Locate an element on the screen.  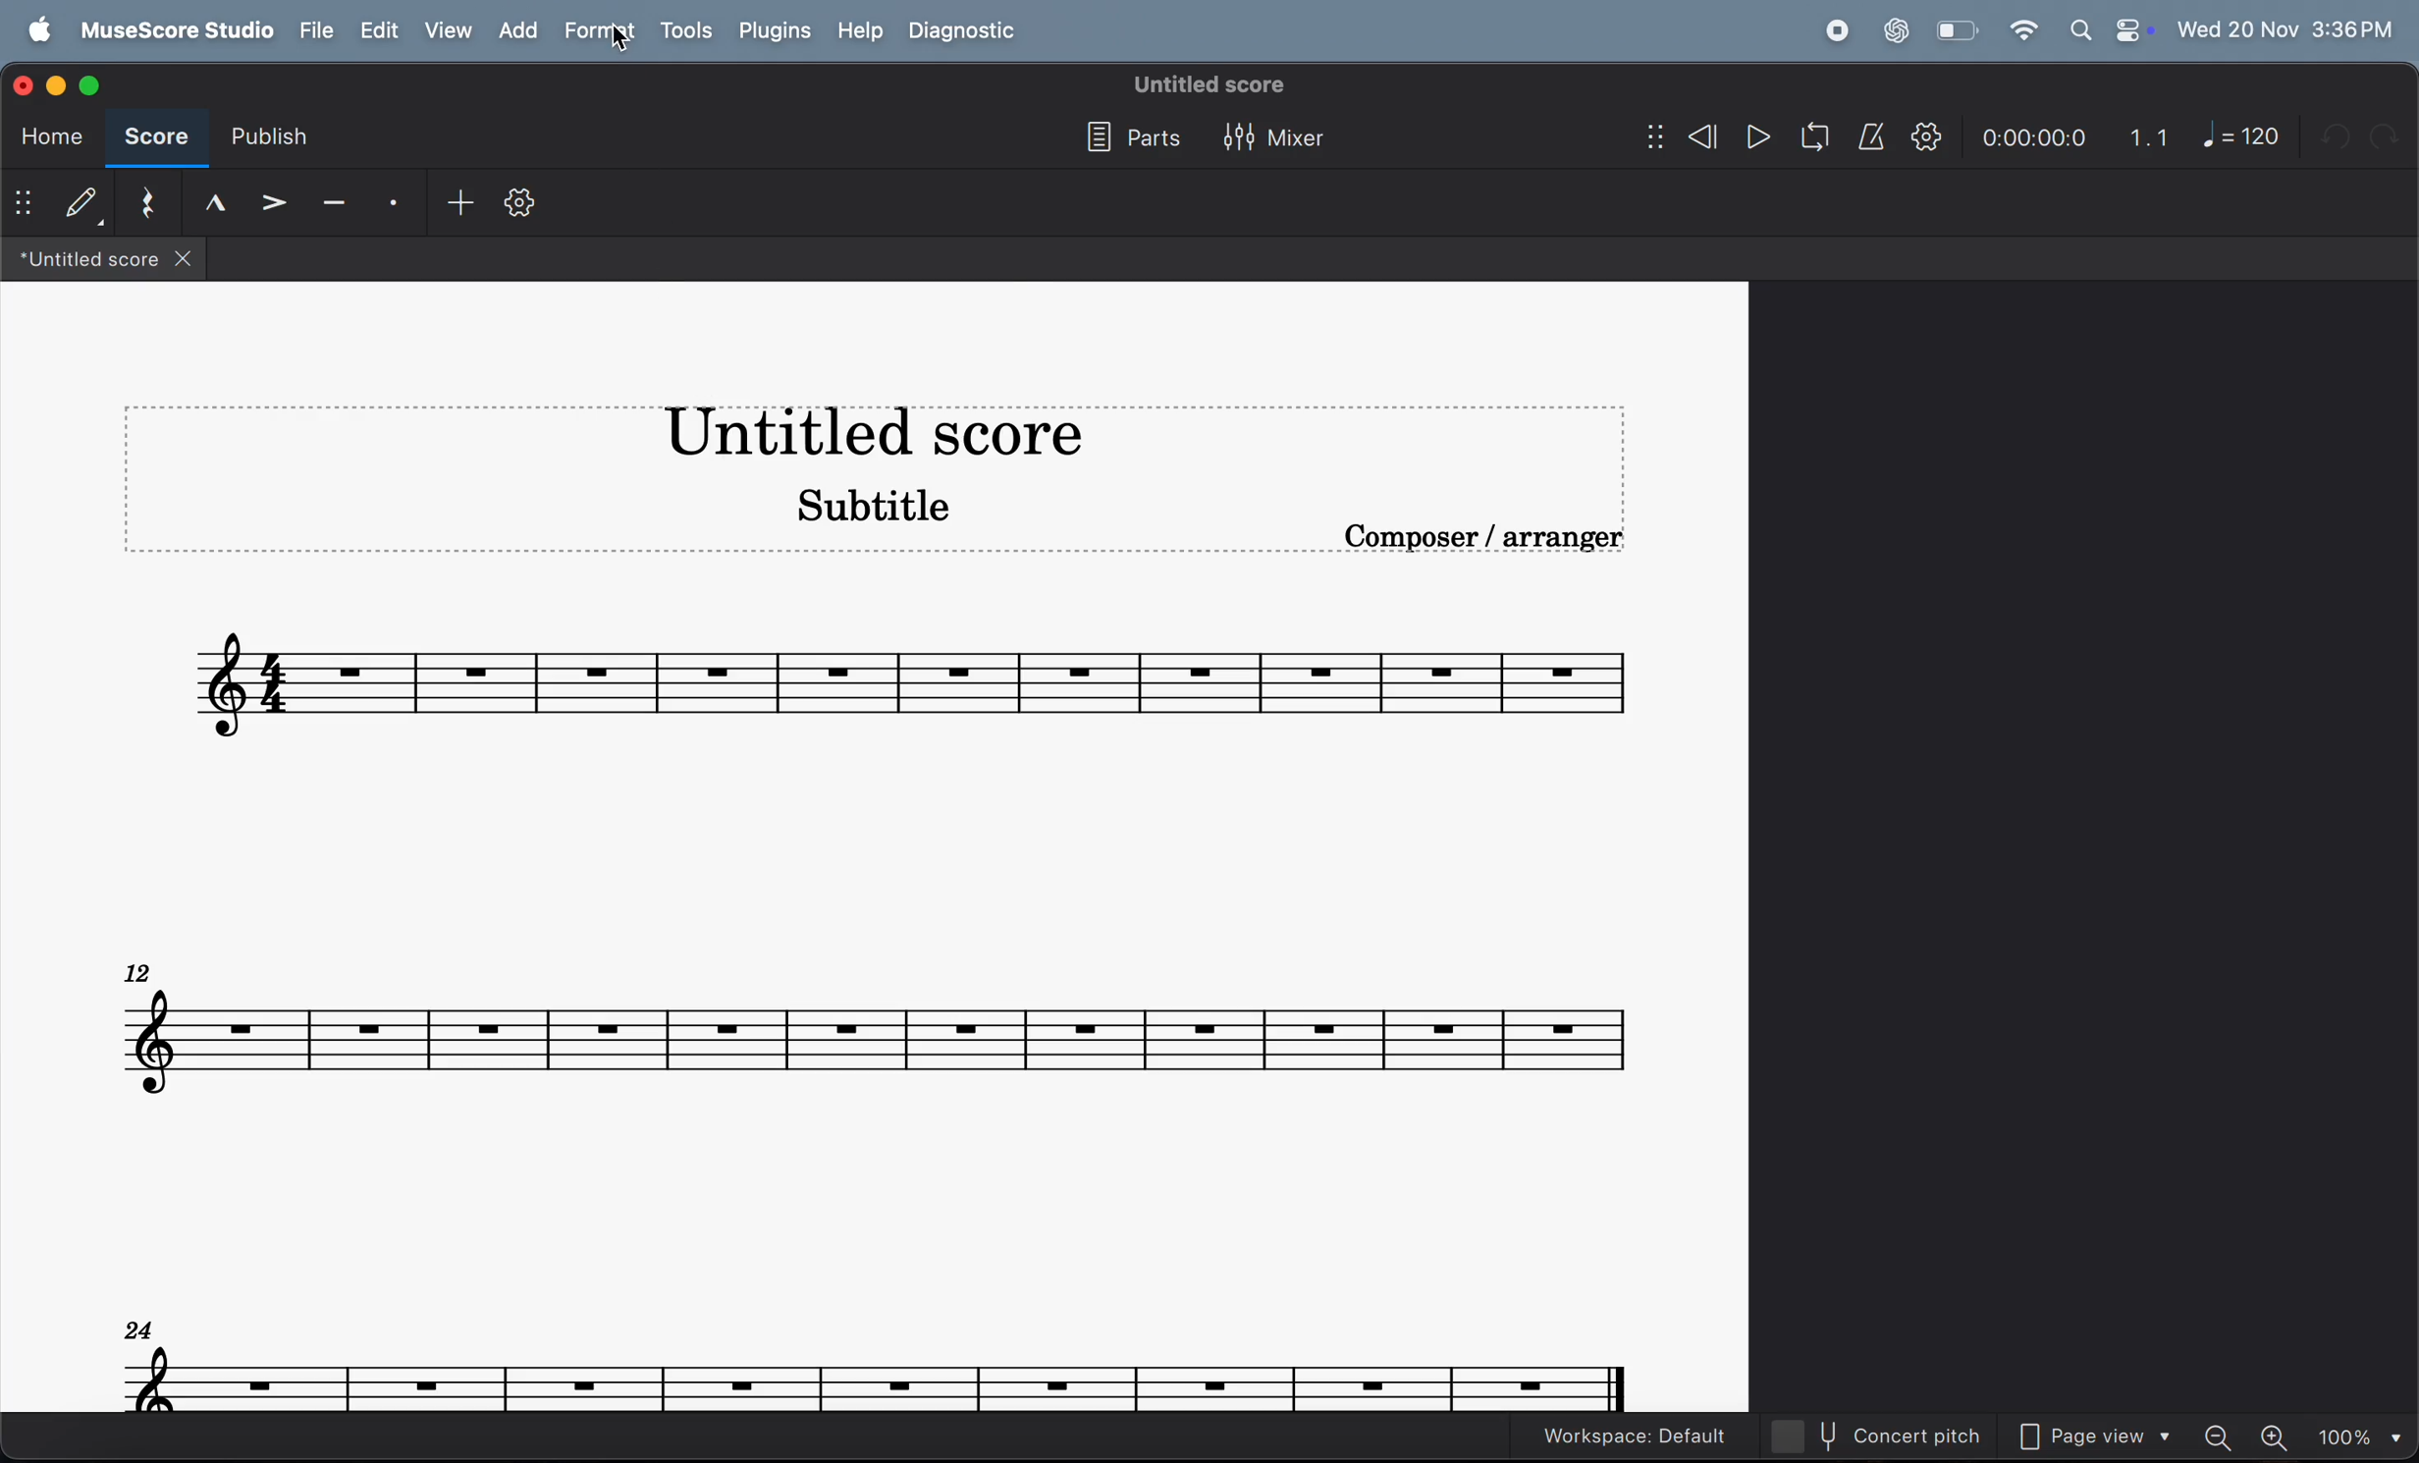
settings is located at coordinates (519, 209).